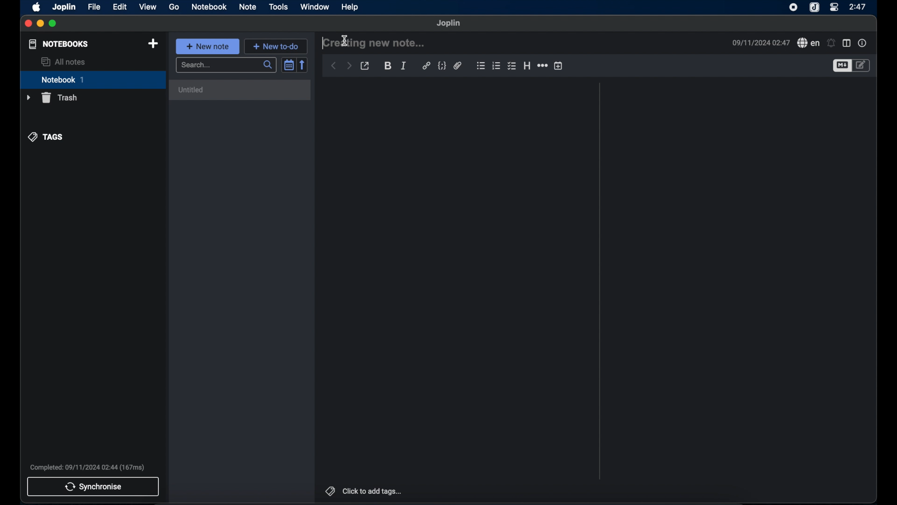 Image resolution: width=897 pixels, height=505 pixels. What do you see at coordinates (64, 7) in the screenshot?
I see `joplin` at bounding box center [64, 7].